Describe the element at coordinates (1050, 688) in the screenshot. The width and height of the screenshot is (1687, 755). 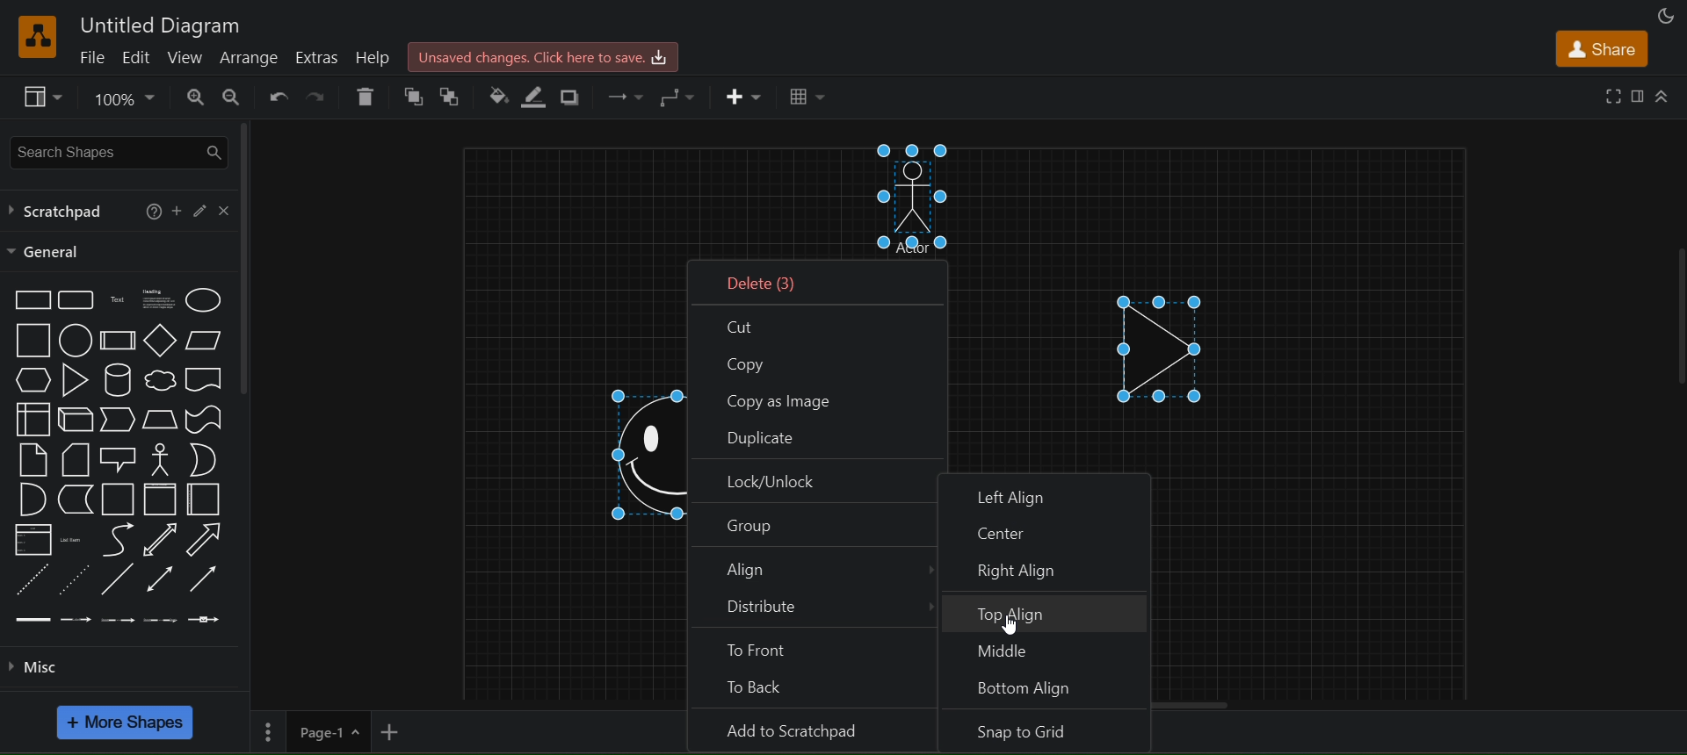
I see `bottom align` at that location.